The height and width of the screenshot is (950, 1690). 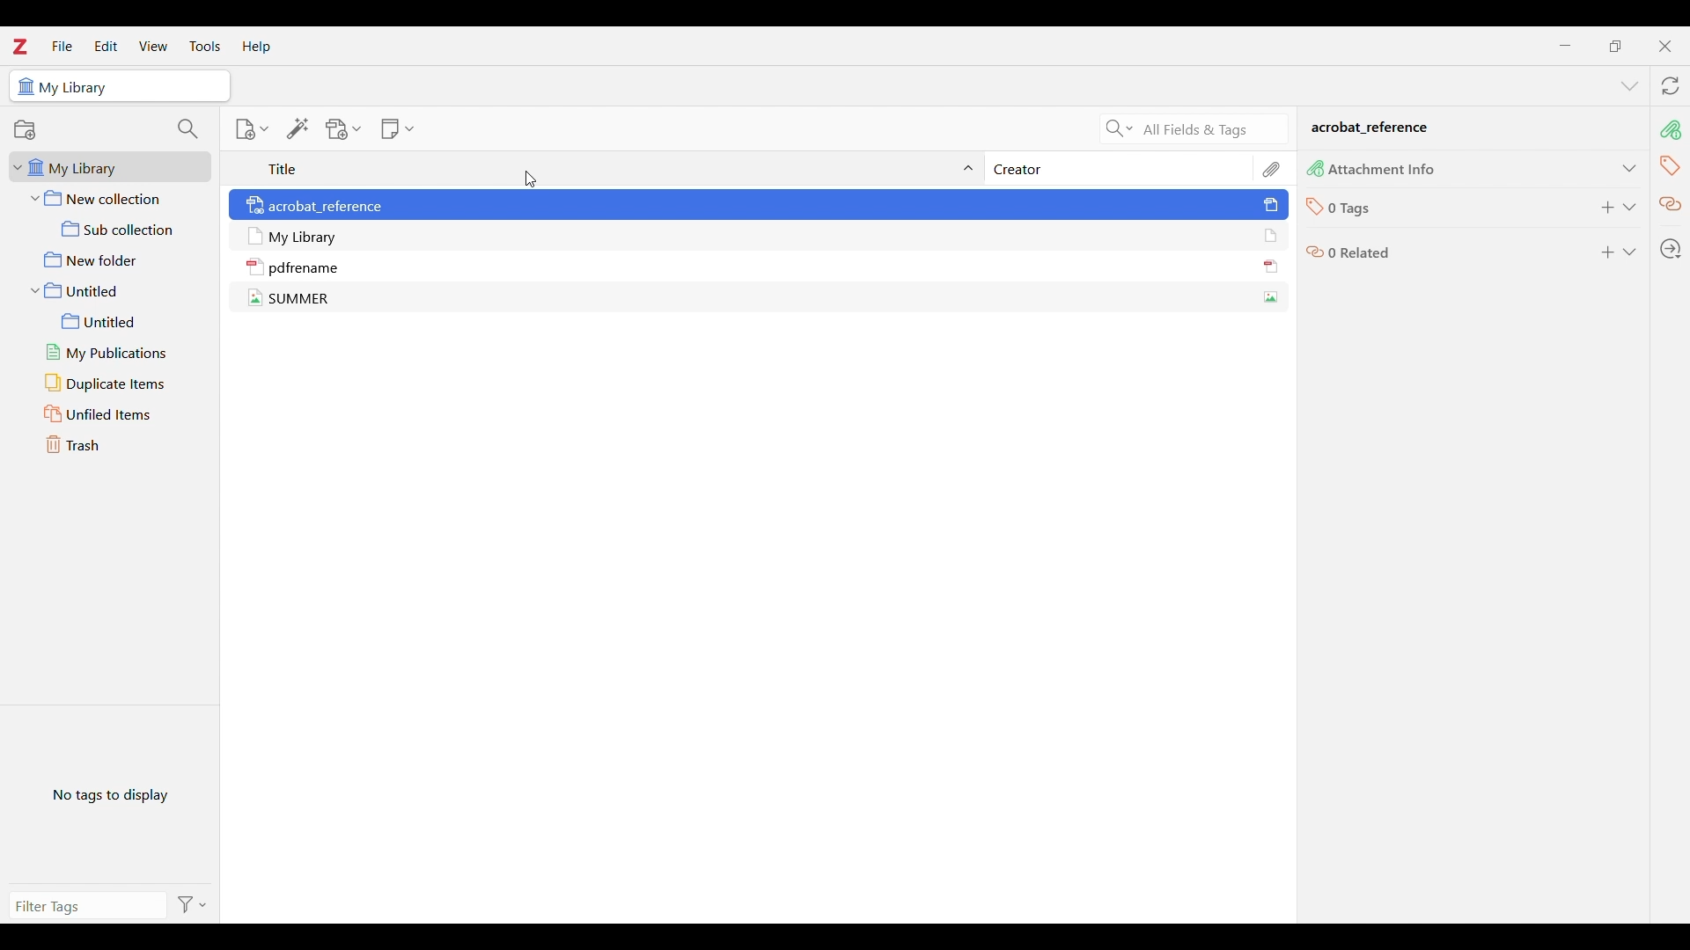 I want to click on Cursor, so click(x=532, y=179).